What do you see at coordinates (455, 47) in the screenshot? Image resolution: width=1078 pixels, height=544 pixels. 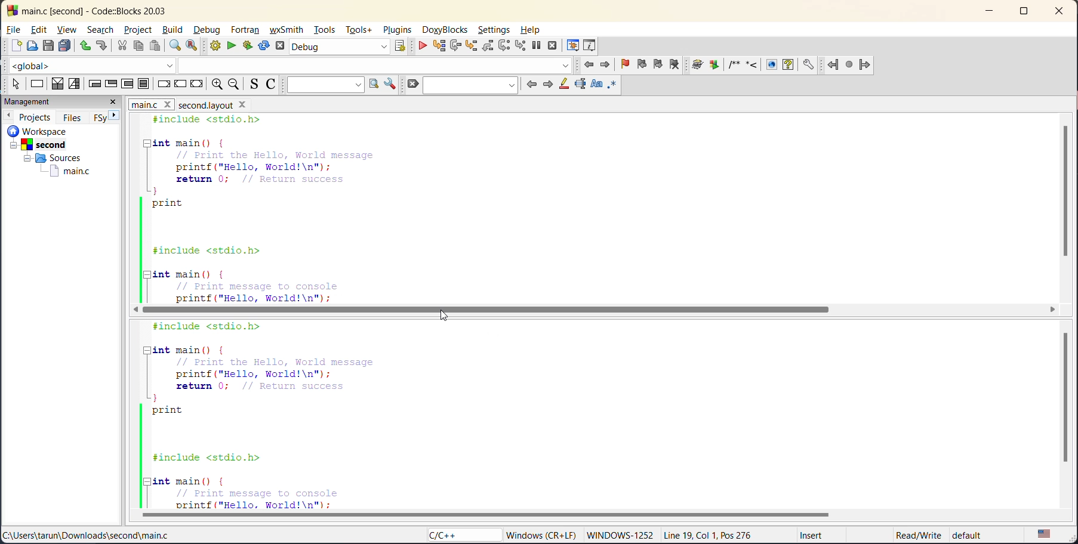 I see `next line` at bounding box center [455, 47].